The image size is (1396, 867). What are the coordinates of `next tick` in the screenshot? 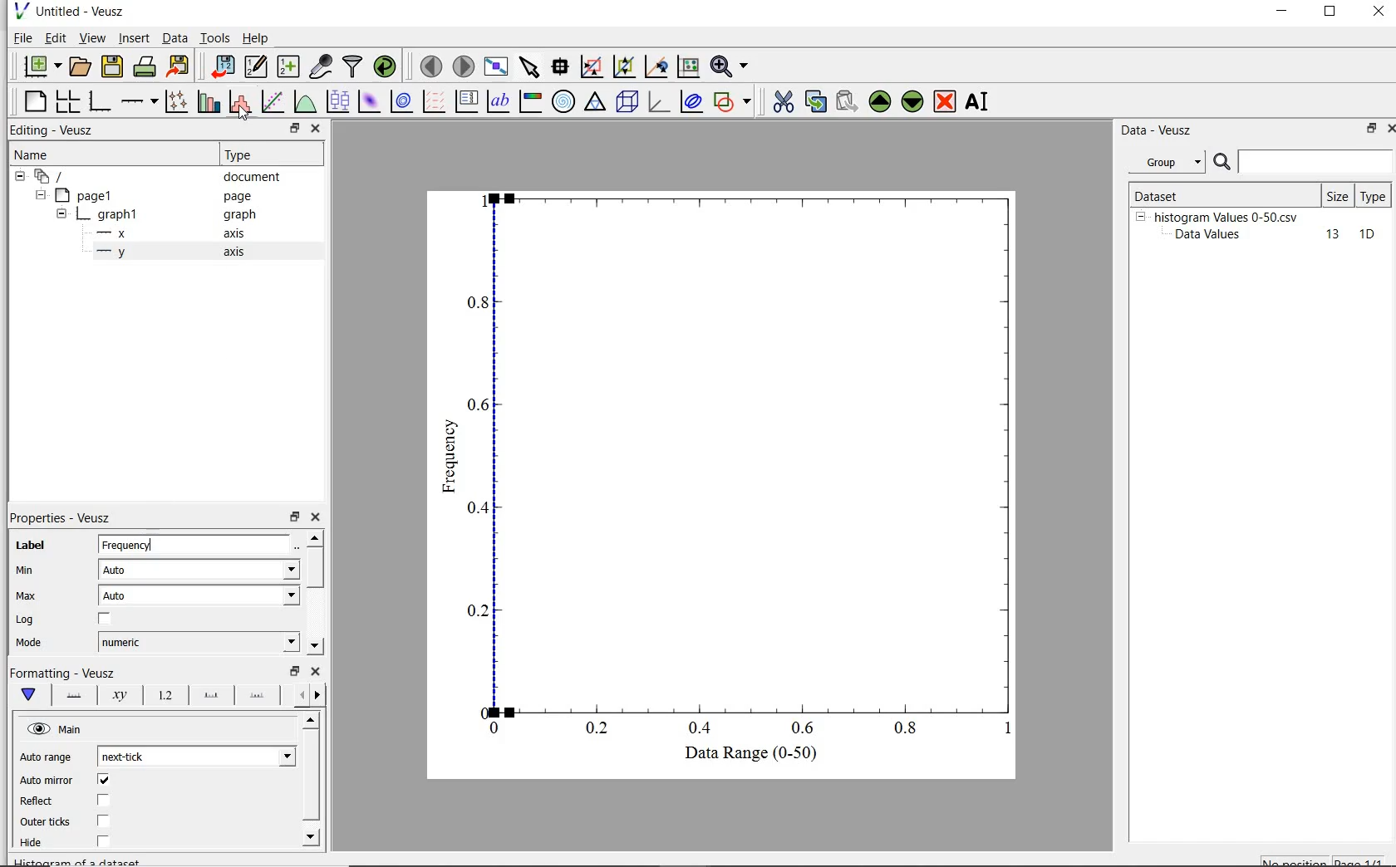 It's located at (196, 757).